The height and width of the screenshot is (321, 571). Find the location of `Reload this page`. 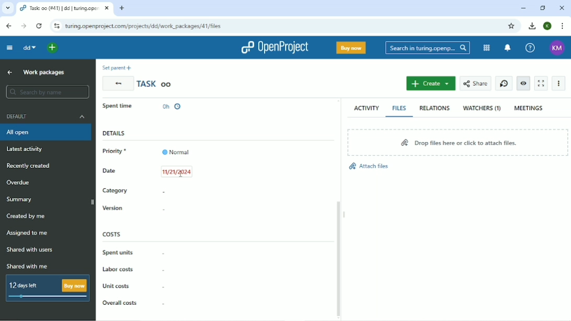

Reload this page is located at coordinates (39, 26).